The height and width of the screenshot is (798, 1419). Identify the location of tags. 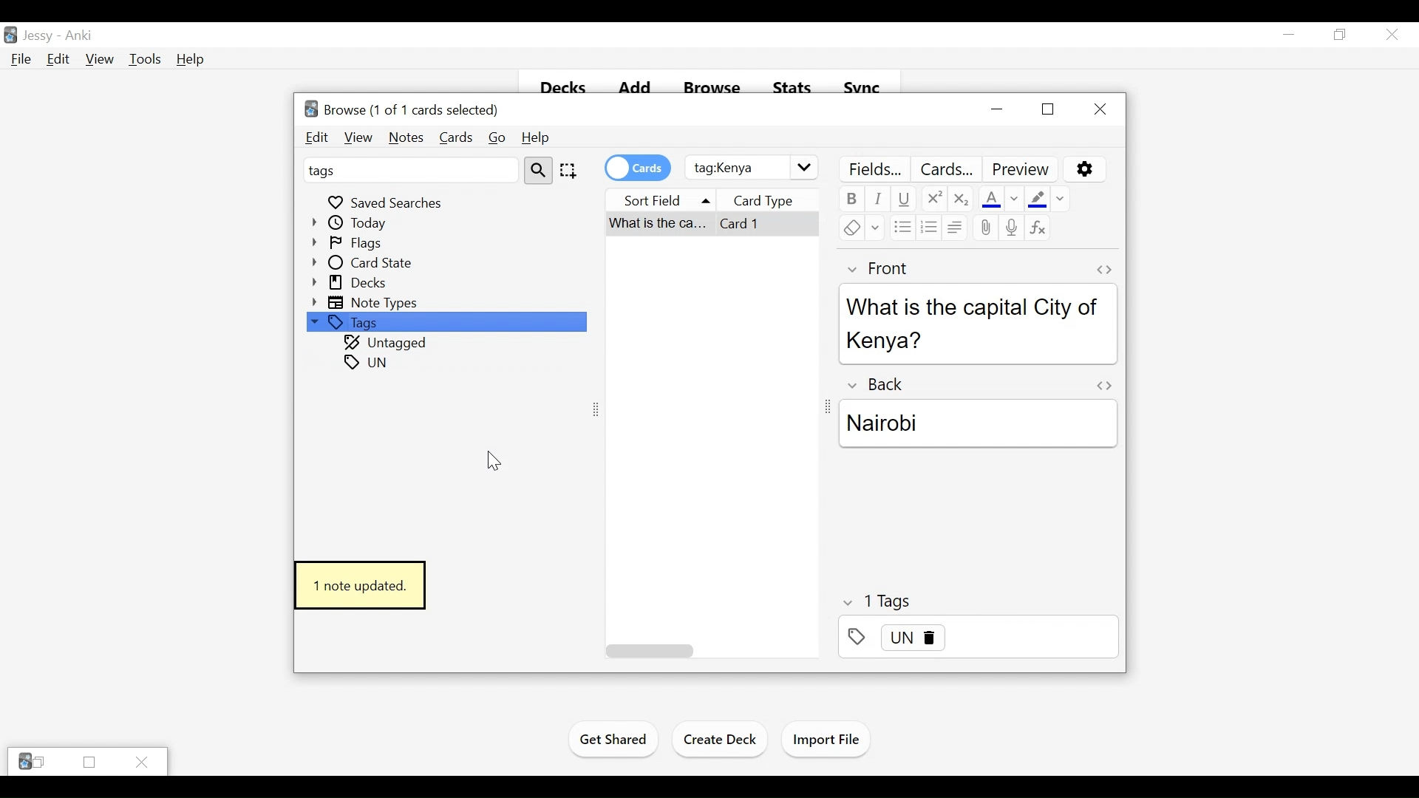
(367, 361).